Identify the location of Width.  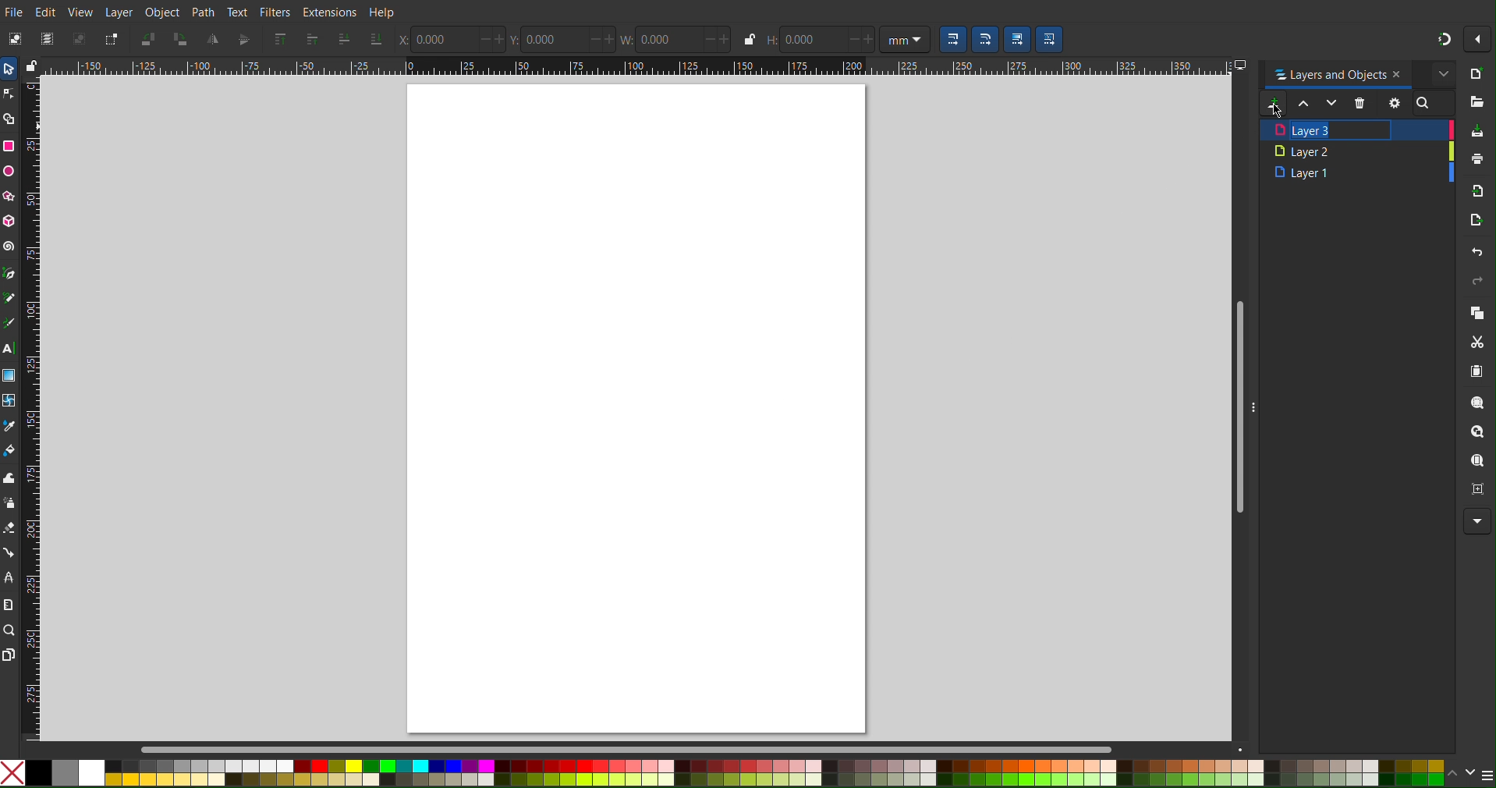
(679, 41).